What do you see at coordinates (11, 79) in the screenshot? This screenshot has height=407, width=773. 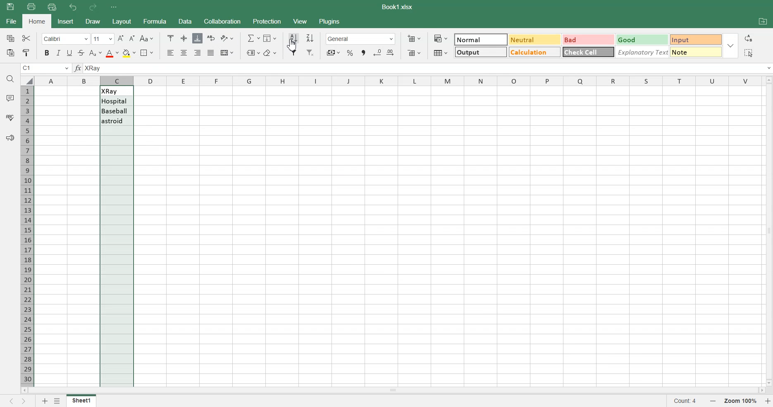 I see `Search` at bounding box center [11, 79].